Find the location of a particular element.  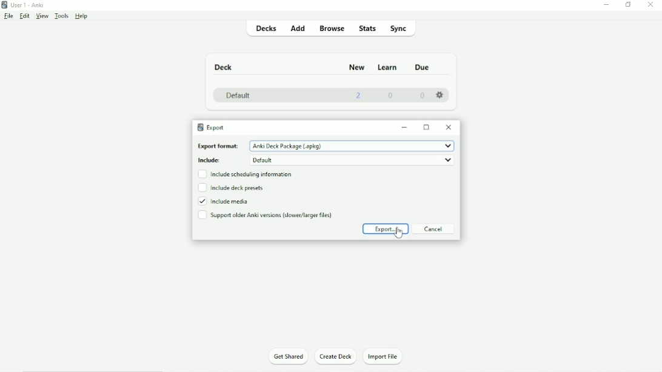

Include media is located at coordinates (225, 201).